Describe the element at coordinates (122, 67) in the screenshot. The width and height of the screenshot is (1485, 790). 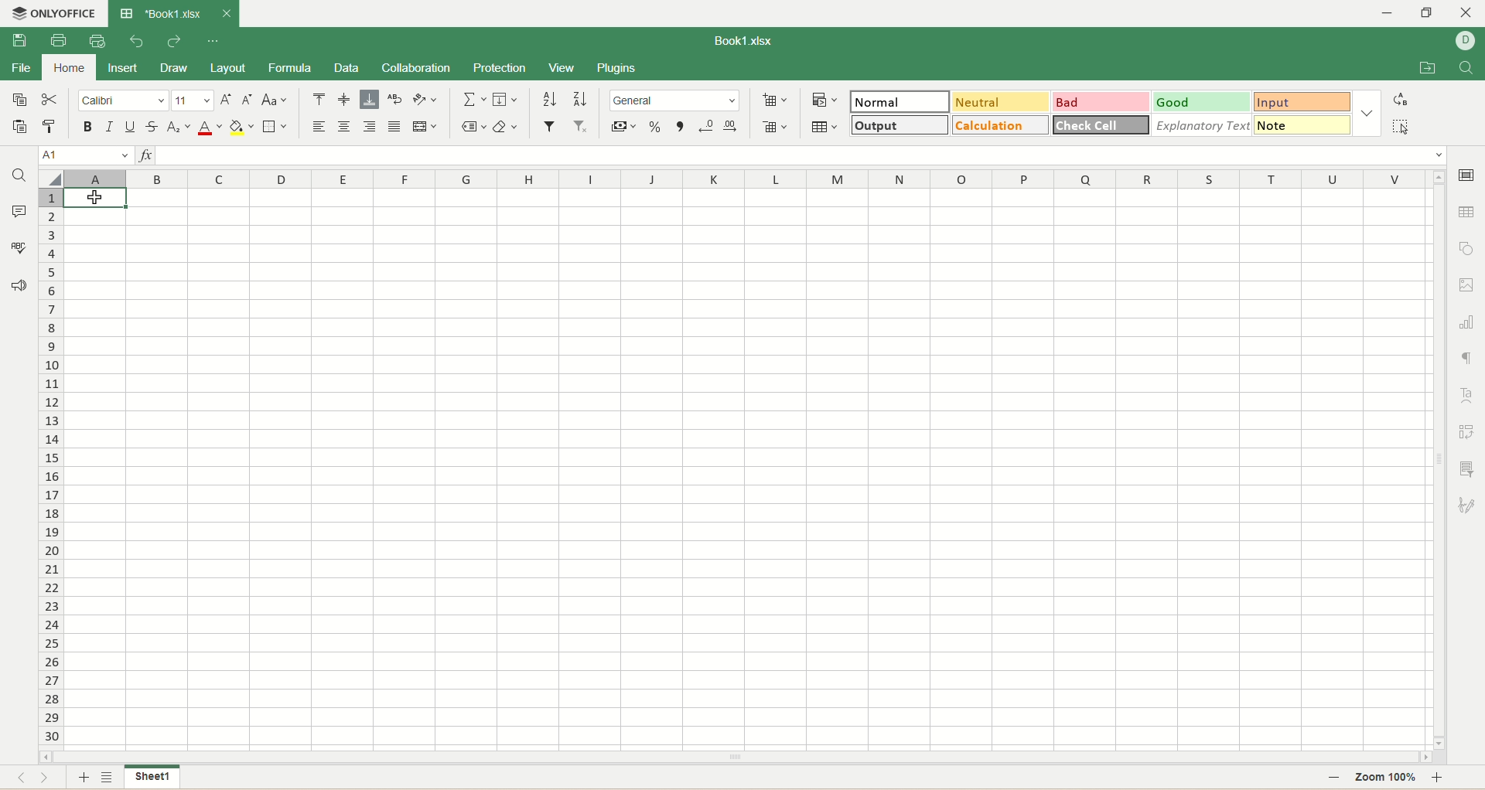
I see `insert` at that location.